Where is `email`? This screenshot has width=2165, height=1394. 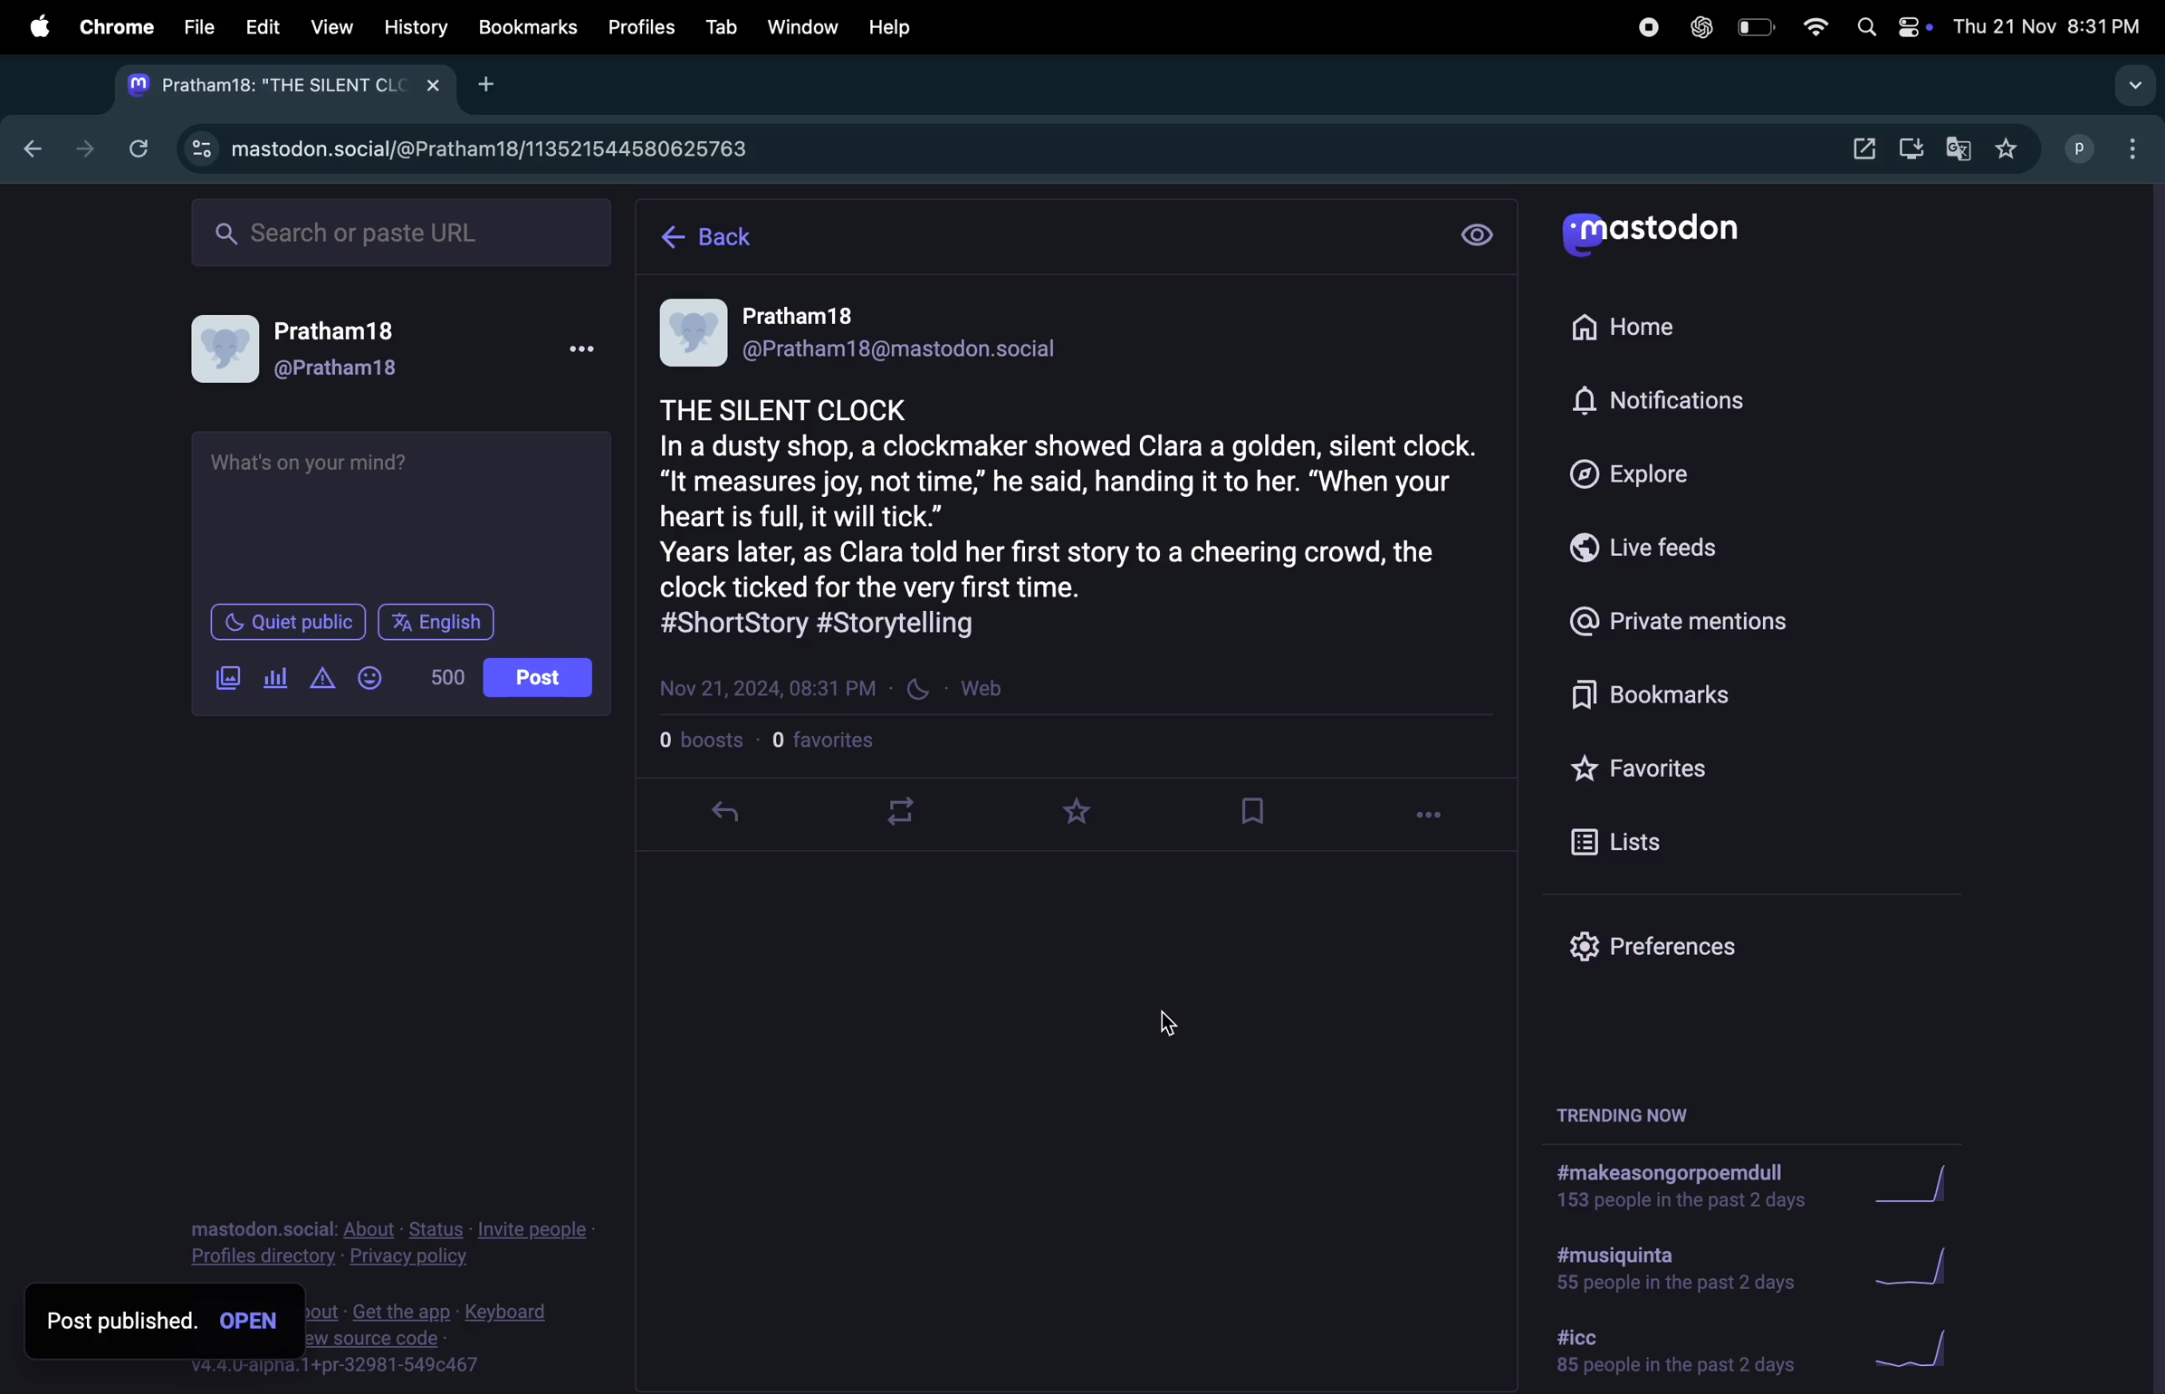
email is located at coordinates (924, 347).